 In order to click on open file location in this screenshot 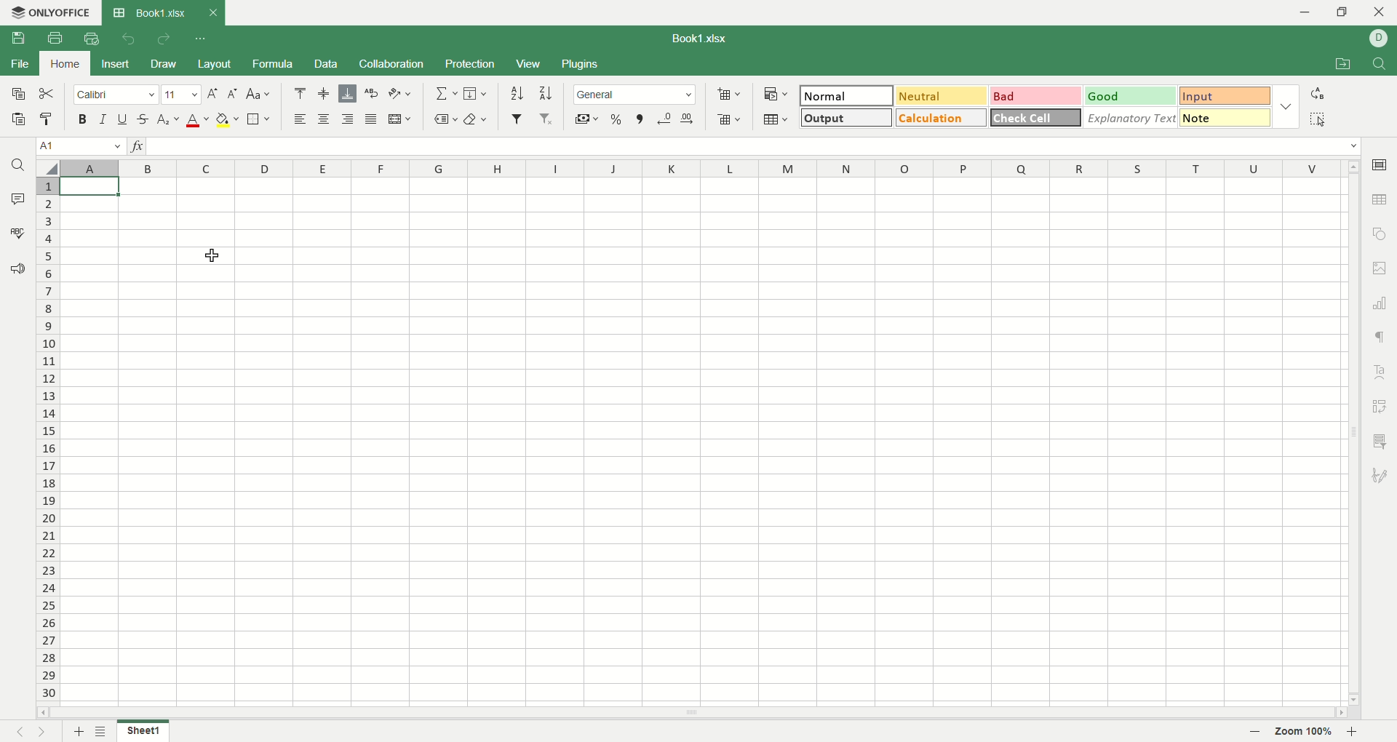, I will do `click(1340, 65)`.